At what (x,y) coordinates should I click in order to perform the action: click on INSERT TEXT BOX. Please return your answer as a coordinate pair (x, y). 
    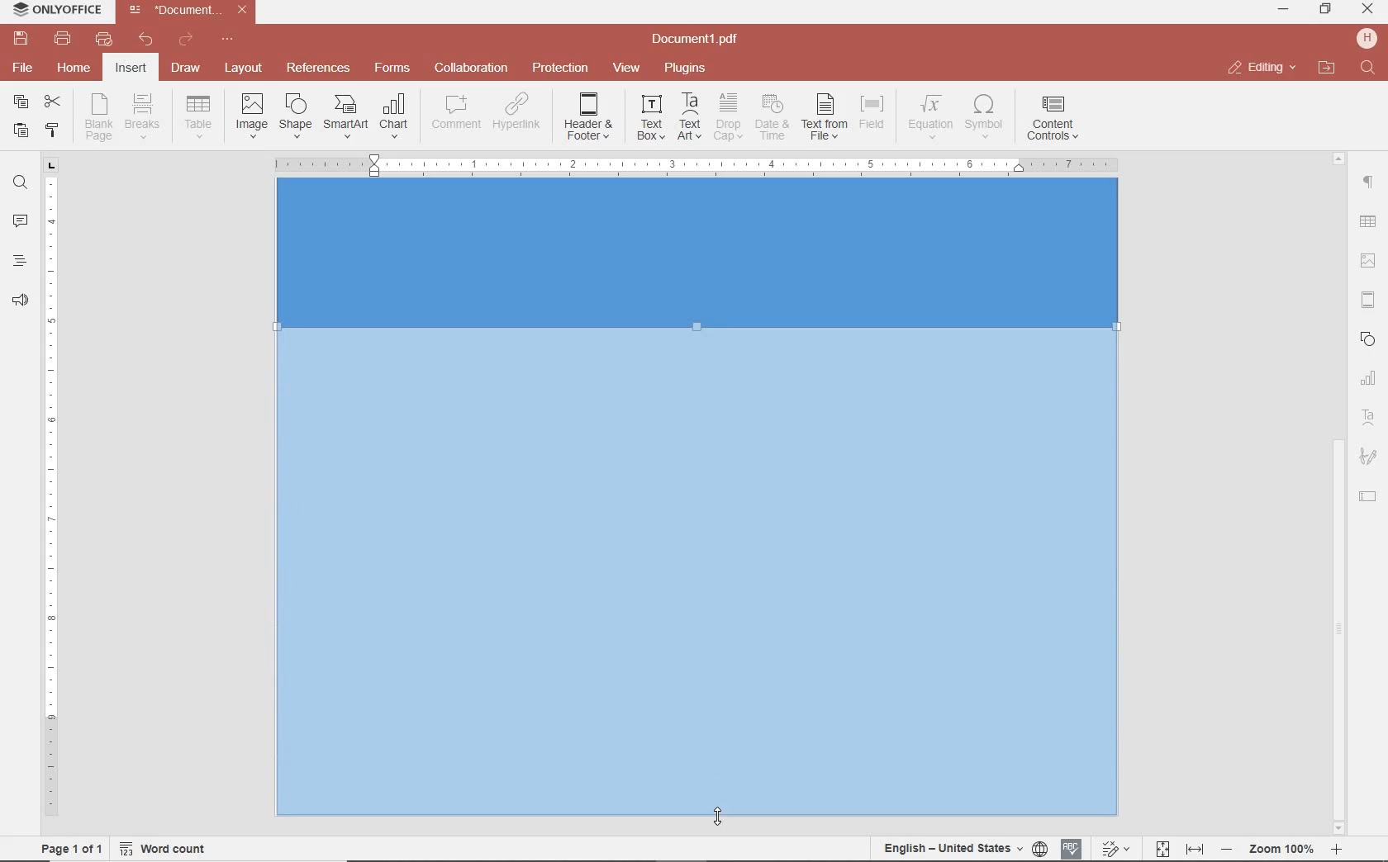
    Looking at the image, I should click on (650, 116).